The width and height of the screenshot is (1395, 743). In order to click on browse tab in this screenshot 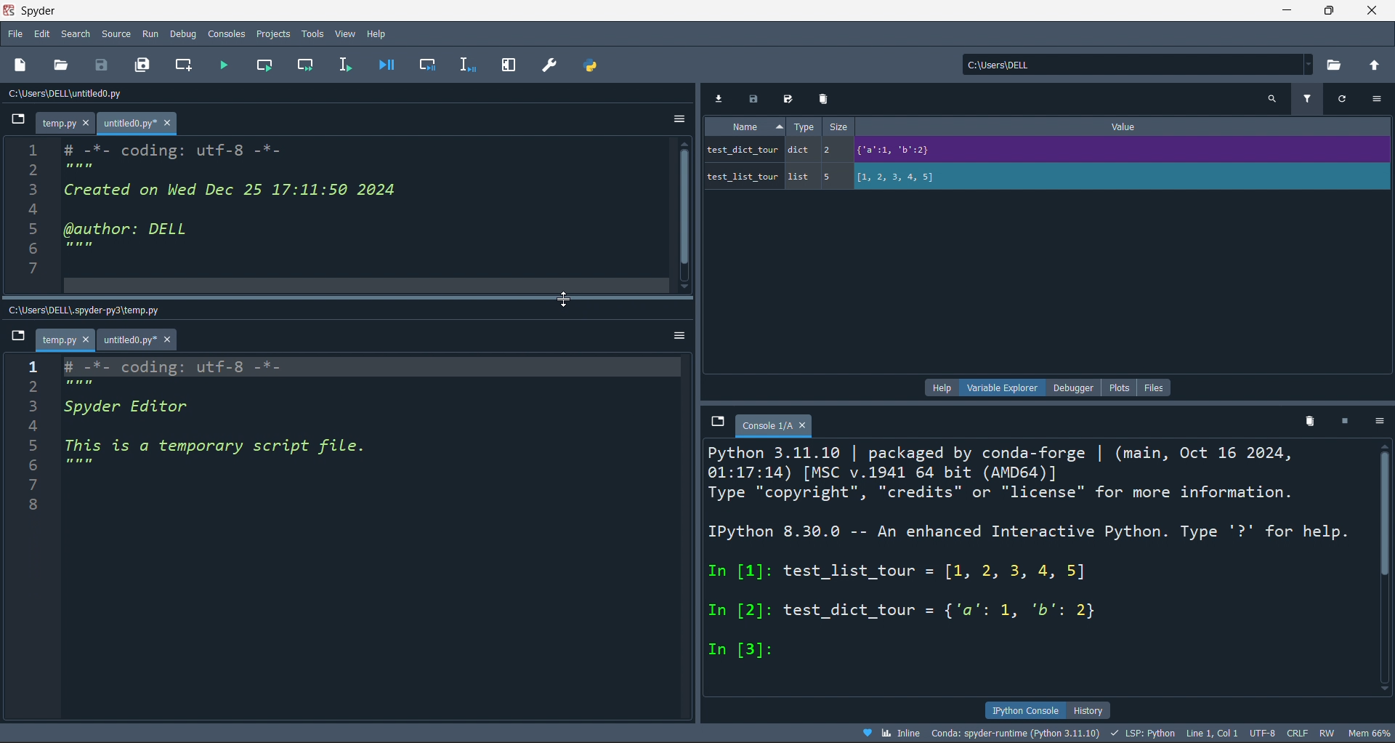, I will do `click(19, 337)`.